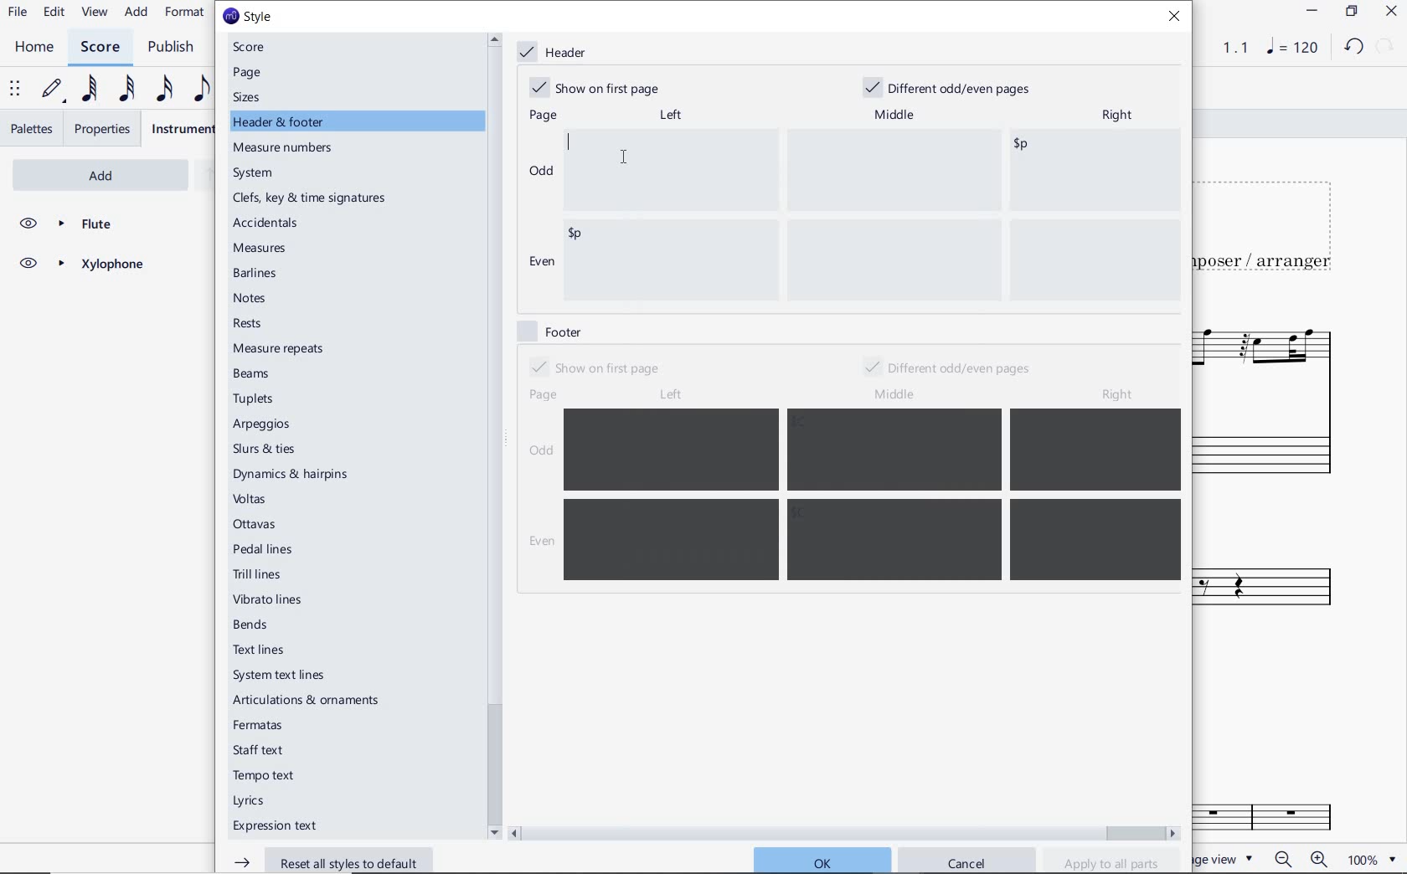  Describe the element at coordinates (260, 650) in the screenshot. I see `text lines` at that location.